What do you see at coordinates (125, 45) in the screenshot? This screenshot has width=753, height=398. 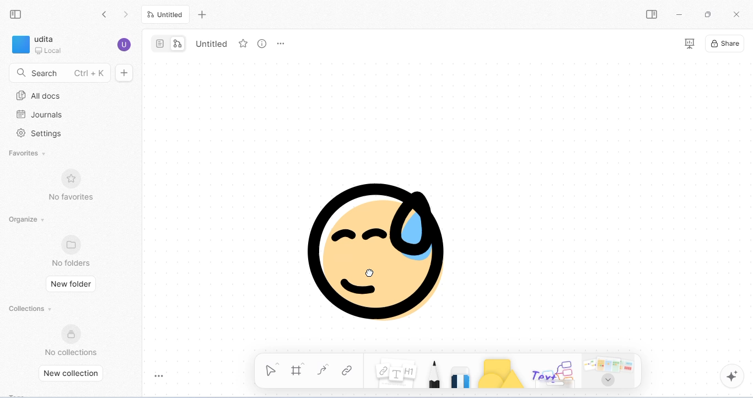 I see `account` at bounding box center [125, 45].